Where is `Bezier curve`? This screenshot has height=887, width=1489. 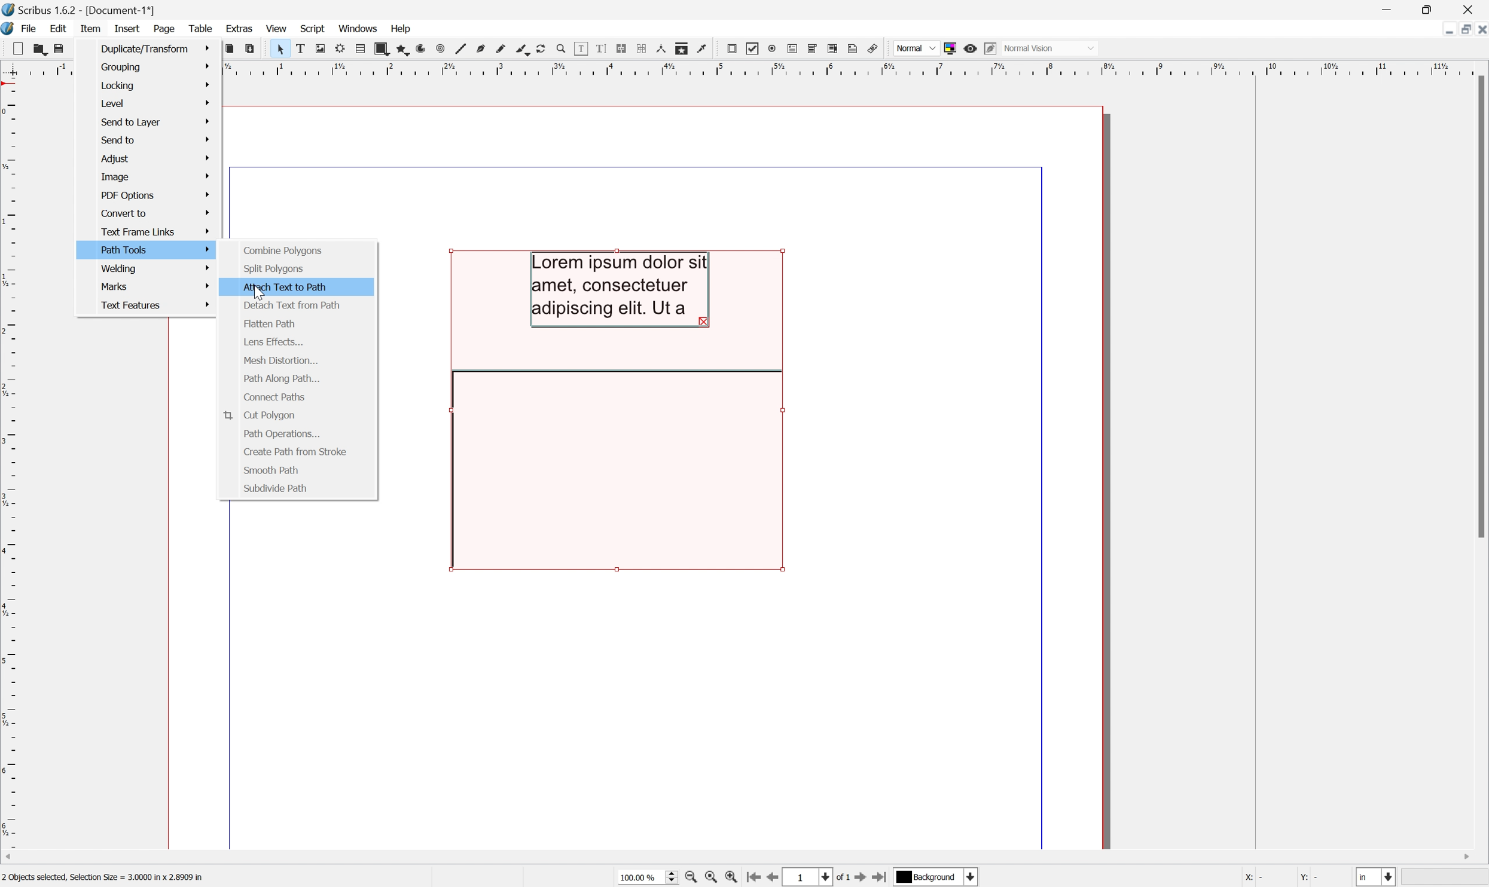
Bezier curve is located at coordinates (478, 51).